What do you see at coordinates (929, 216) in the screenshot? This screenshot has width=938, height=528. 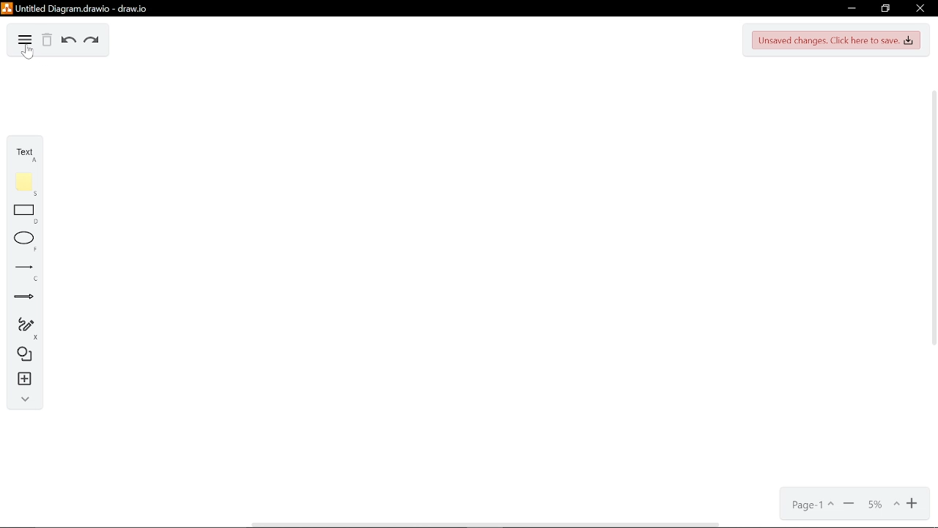 I see `vertical scrollbar` at bounding box center [929, 216].